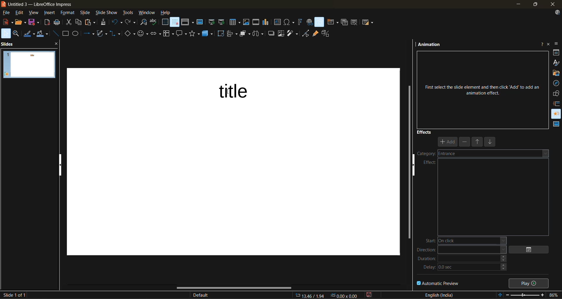 This screenshot has height=299, width=562. I want to click on duplicate slide, so click(345, 23).